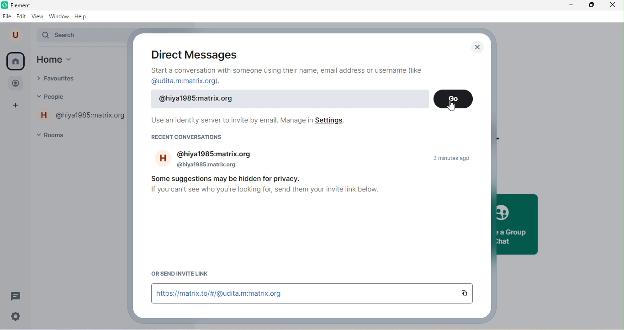 This screenshot has height=330, width=624. What do you see at coordinates (64, 80) in the screenshot?
I see `favourites` at bounding box center [64, 80].